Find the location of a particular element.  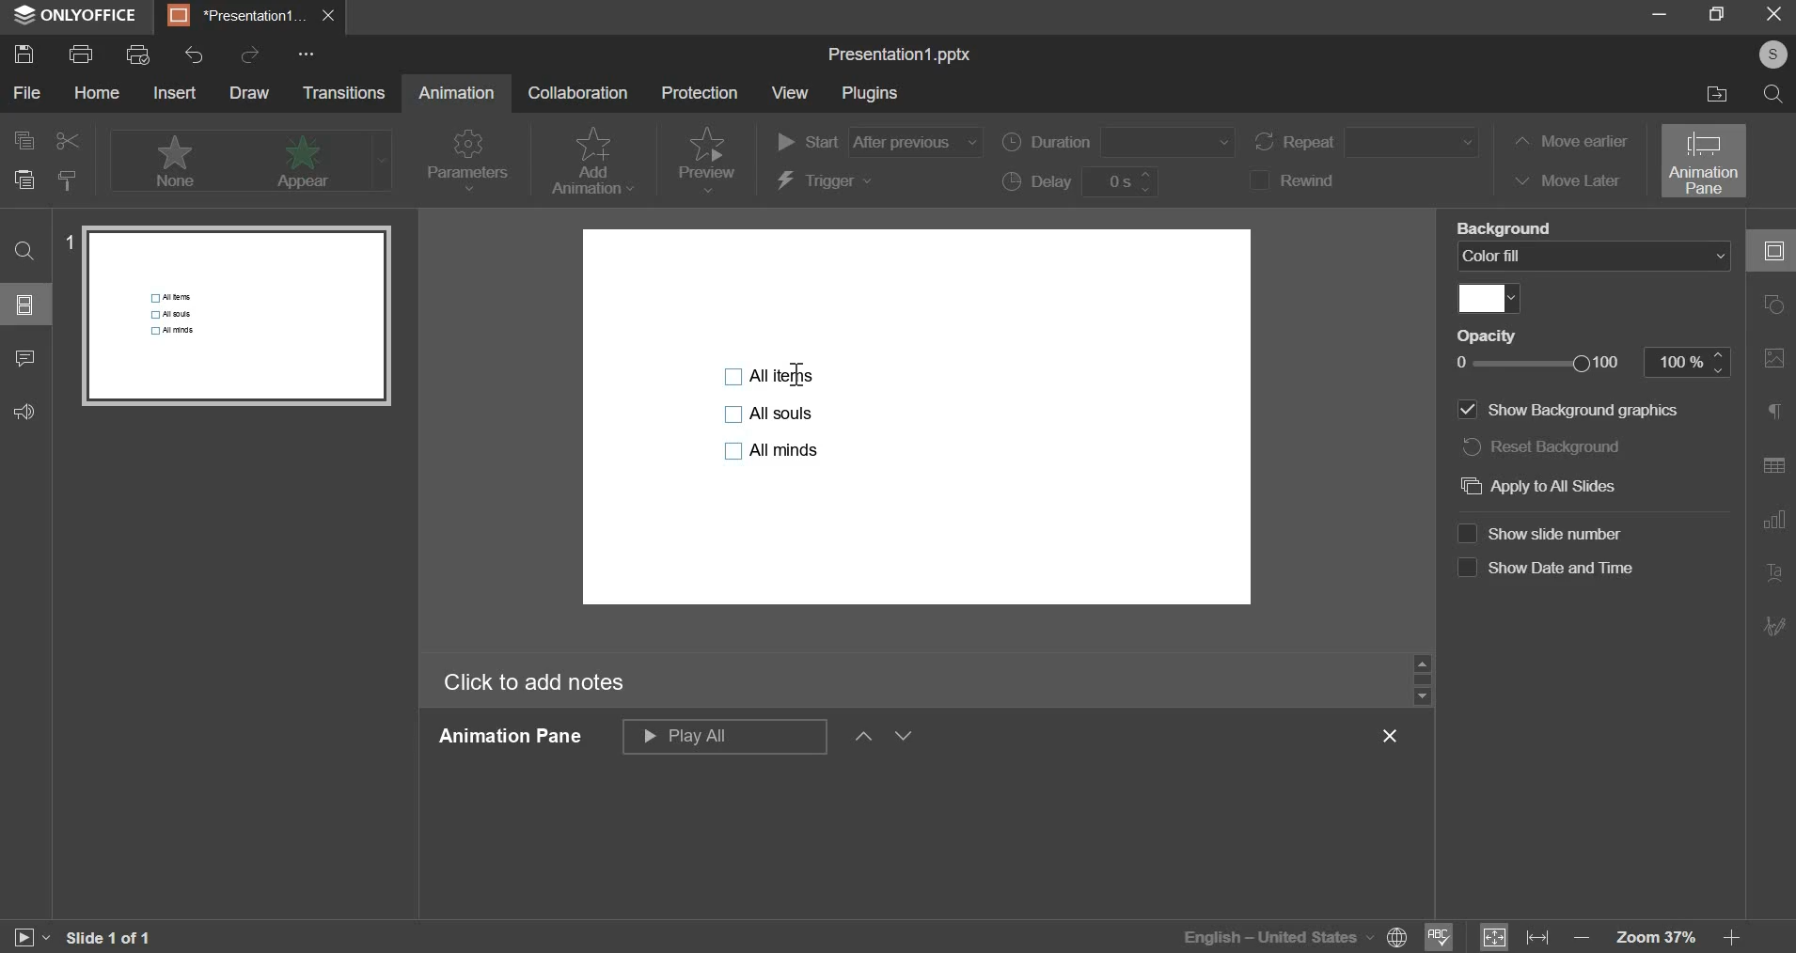

presentation1 is located at coordinates (255, 16).